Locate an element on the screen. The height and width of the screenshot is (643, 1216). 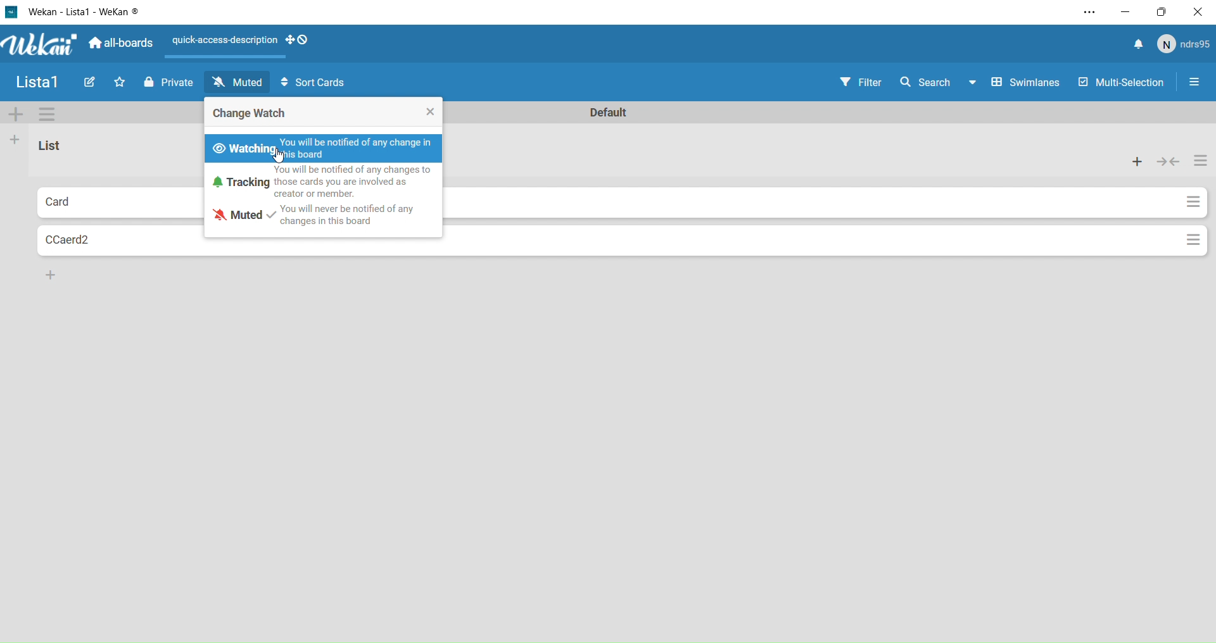
Private is located at coordinates (168, 84).